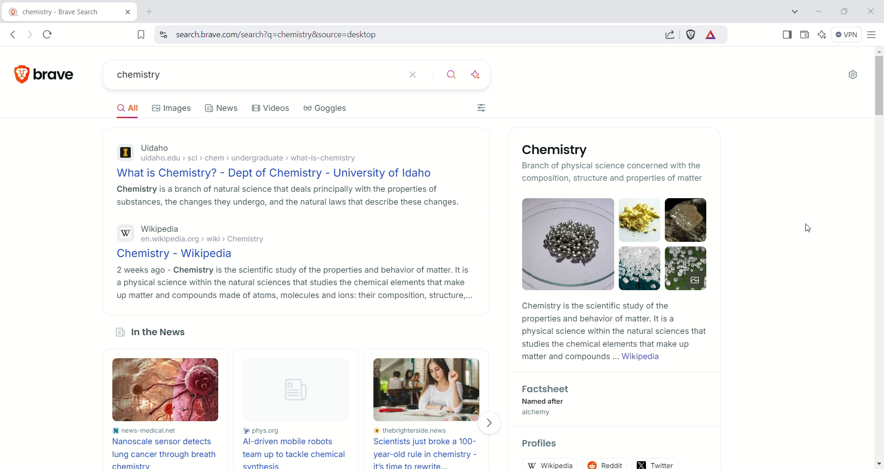  I want to click on chemistry, so click(242, 76).